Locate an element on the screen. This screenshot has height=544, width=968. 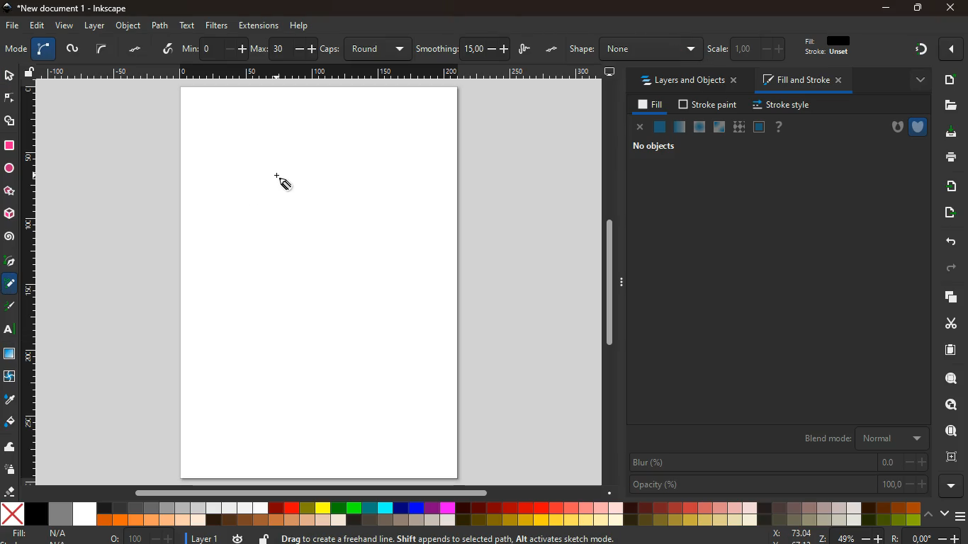
layer is located at coordinates (206, 539).